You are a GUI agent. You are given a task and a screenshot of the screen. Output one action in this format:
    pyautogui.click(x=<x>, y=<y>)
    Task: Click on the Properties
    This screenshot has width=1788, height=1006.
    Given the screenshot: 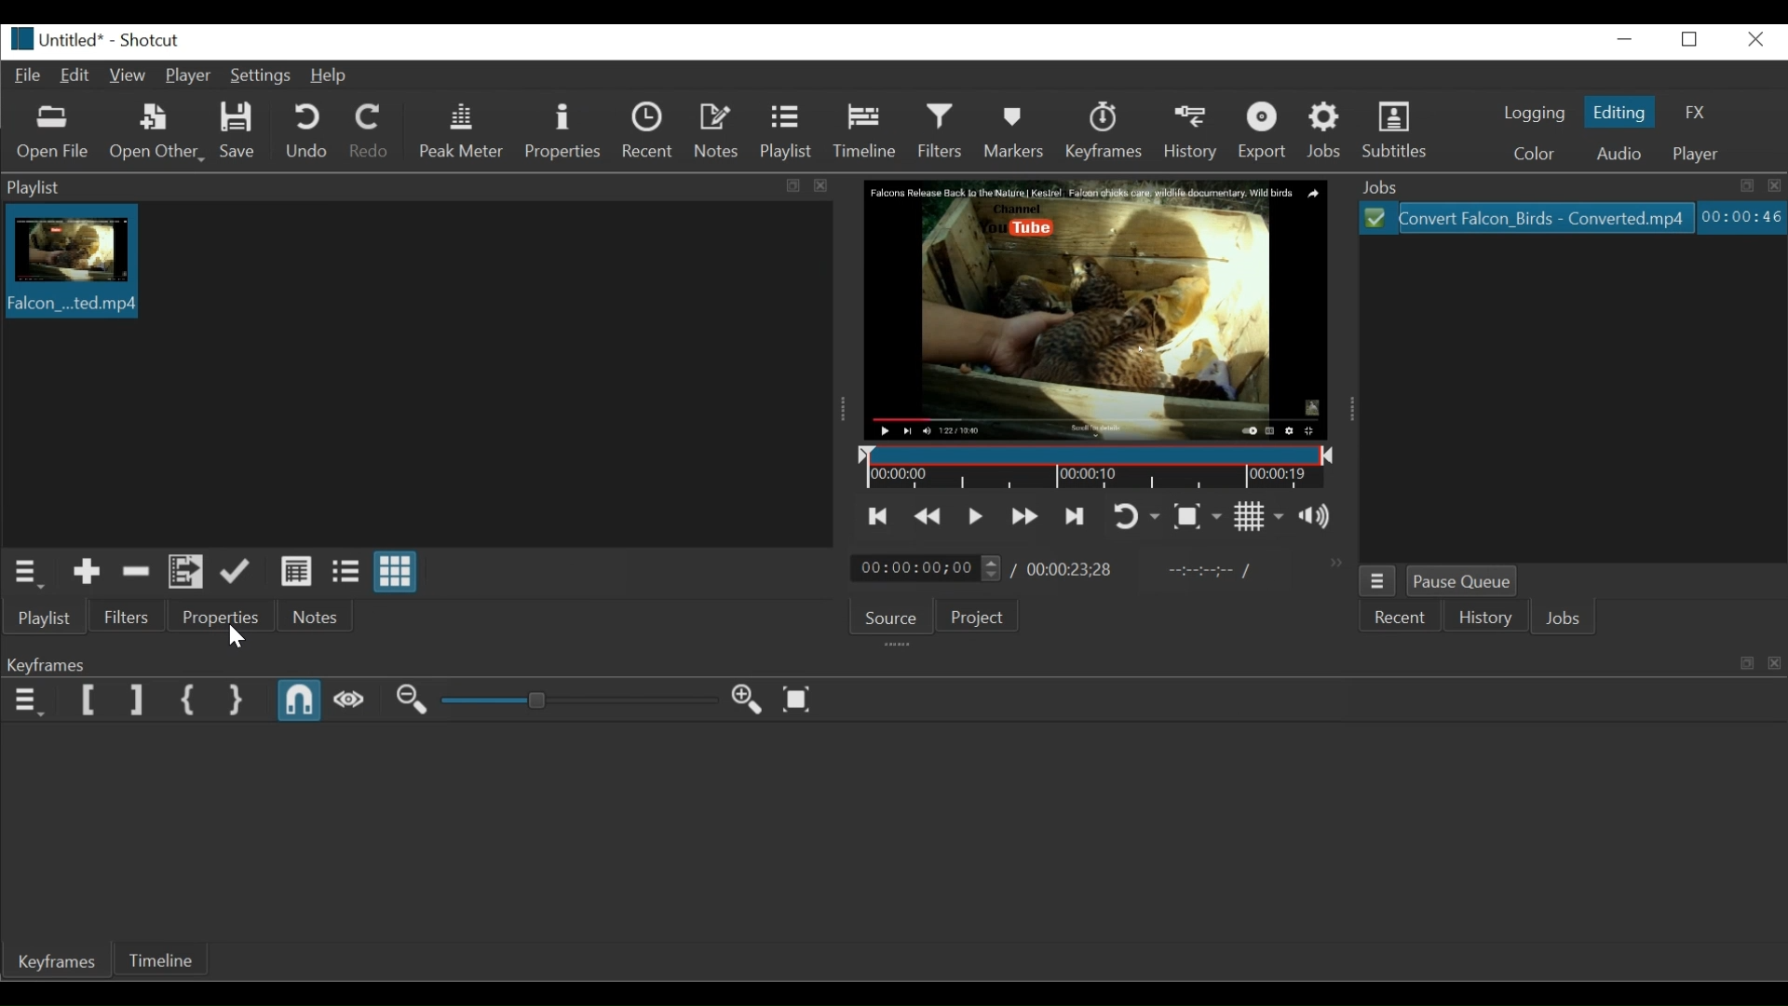 What is the action you would take?
    pyautogui.click(x=217, y=617)
    